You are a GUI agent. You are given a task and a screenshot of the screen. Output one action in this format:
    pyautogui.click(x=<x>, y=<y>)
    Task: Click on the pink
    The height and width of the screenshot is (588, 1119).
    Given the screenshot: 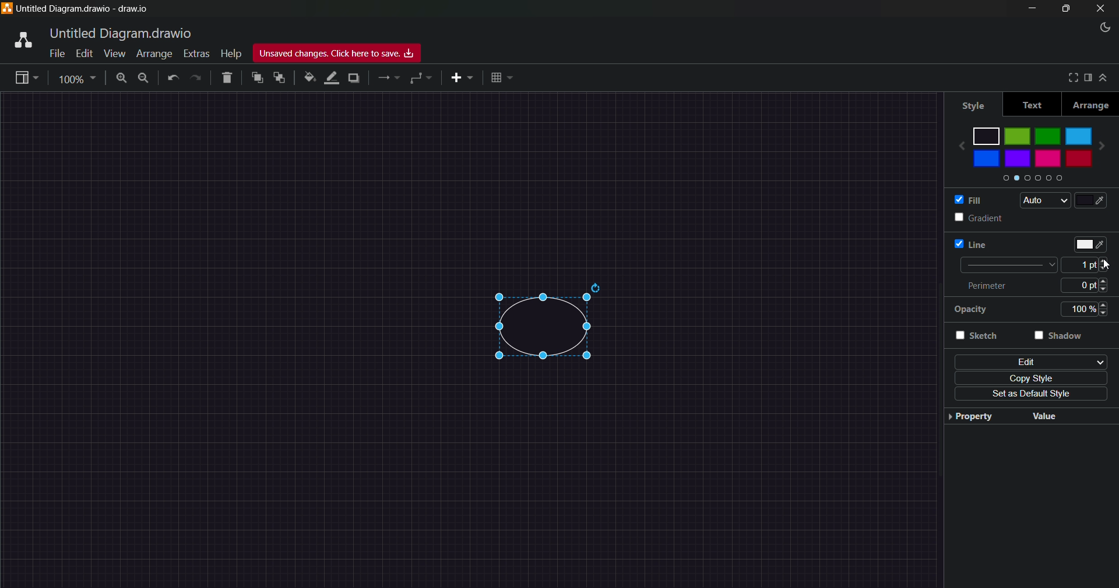 What is the action you would take?
    pyautogui.click(x=1048, y=159)
    